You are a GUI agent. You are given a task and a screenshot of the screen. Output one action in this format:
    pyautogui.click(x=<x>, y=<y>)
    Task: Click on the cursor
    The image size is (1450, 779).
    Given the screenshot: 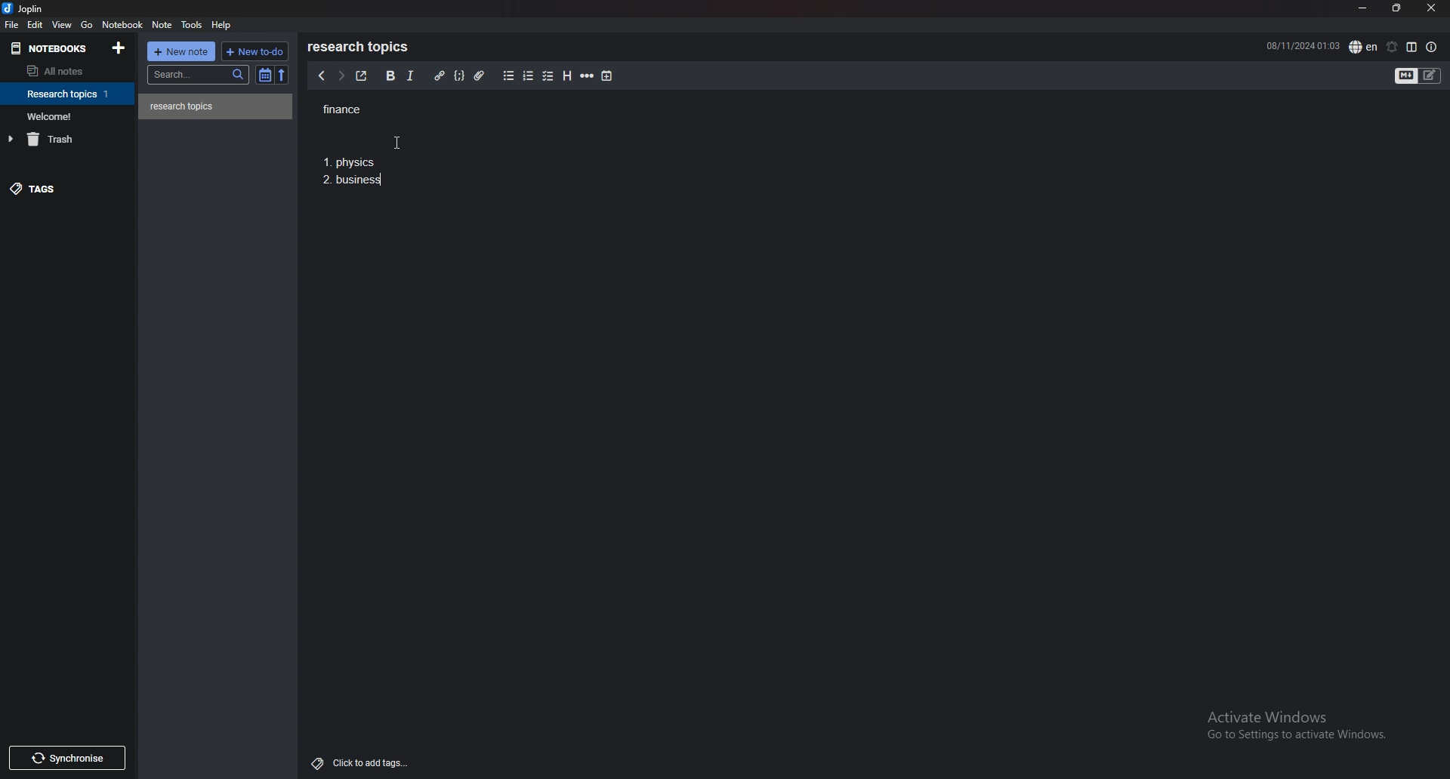 What is the action you would take?
    pyautogui.click(x=403, y=144)
    